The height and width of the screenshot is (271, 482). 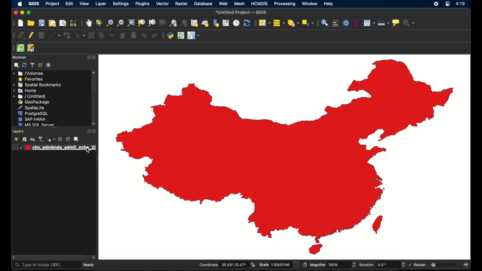 What do you see at coordinates (153, 35) in the screenshot?
I see `redo` at bounding box center [153, 35].